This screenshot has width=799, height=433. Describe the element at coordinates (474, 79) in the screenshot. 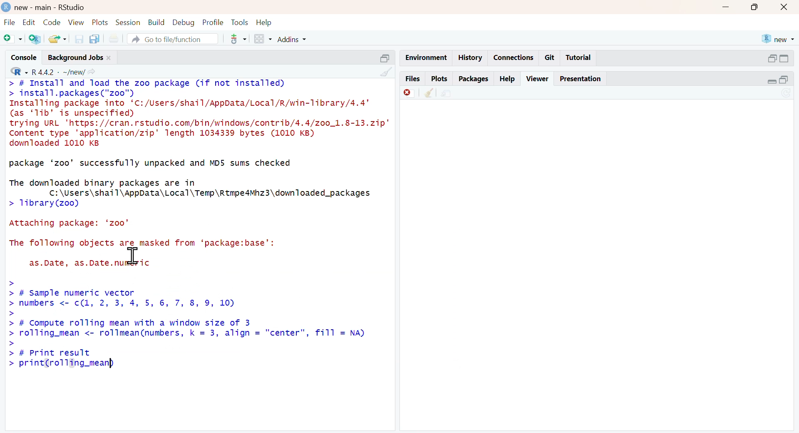

I see `packages` at that location.